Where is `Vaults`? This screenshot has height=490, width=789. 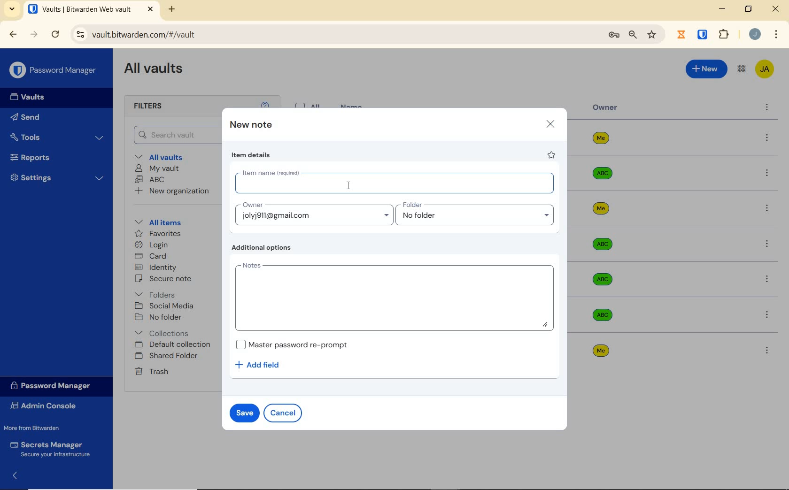 Vaults is located at coordinates (32, 98).